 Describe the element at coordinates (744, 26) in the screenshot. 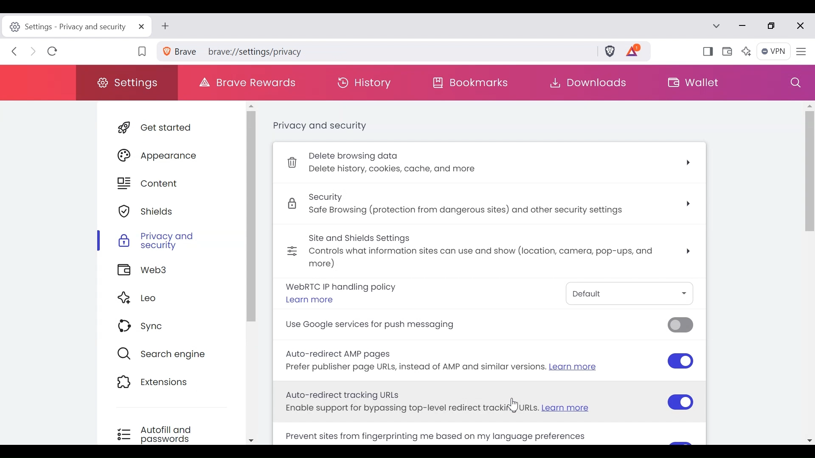

I see `Minimize` at that location.